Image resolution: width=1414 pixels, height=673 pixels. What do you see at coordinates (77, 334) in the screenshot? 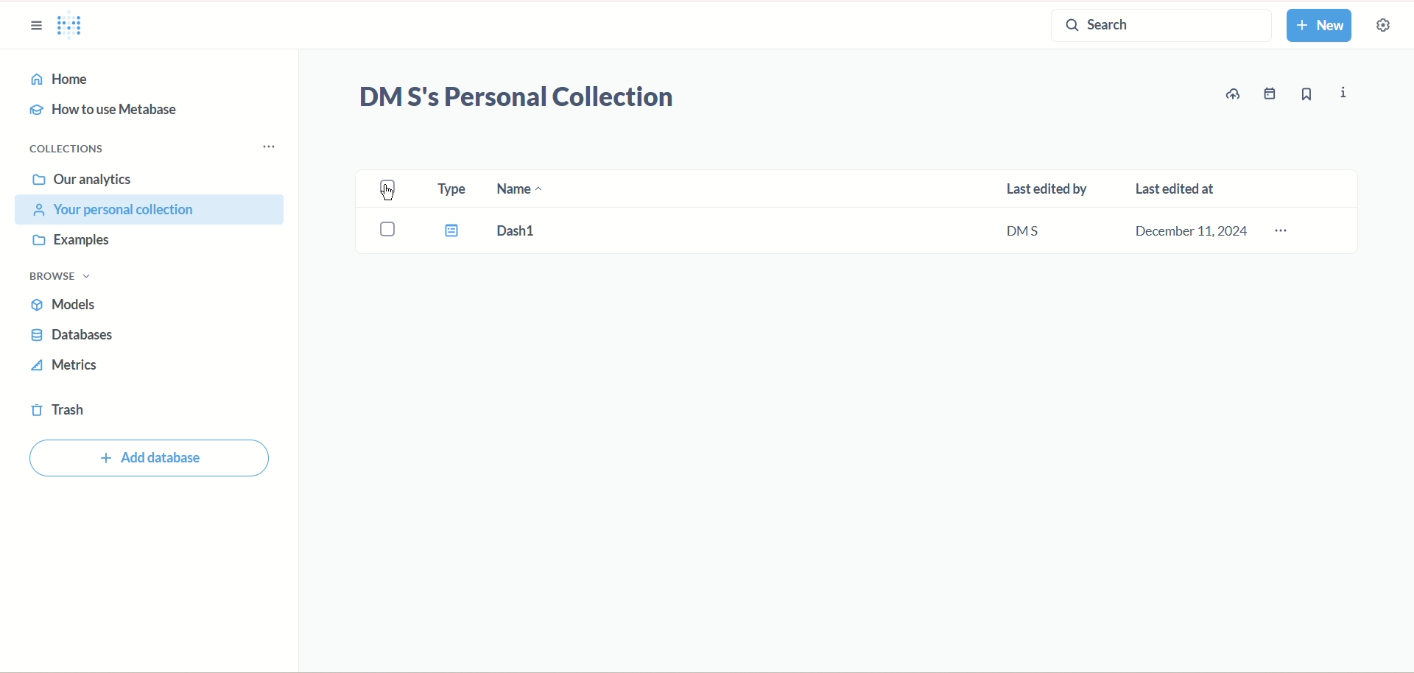
I see `databases` at bounding box center [77, 334].